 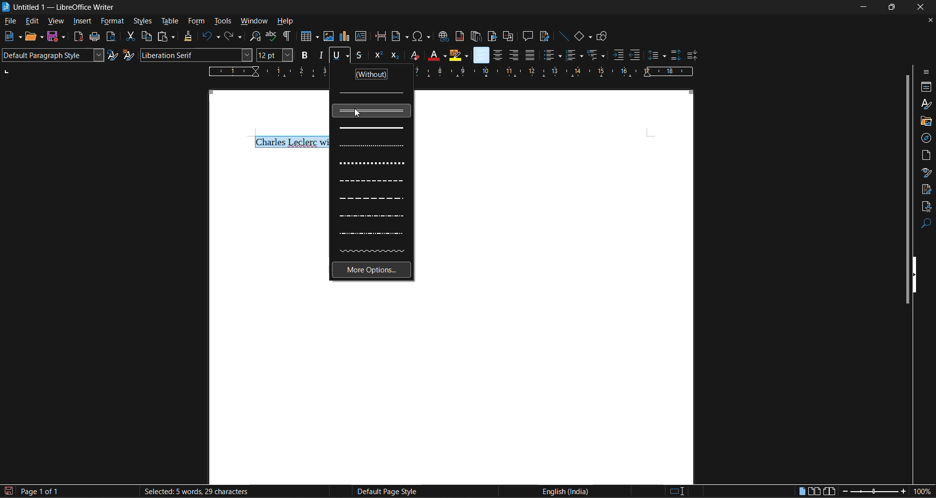 I want to click on multiple page view, so click(x=814, y=491).